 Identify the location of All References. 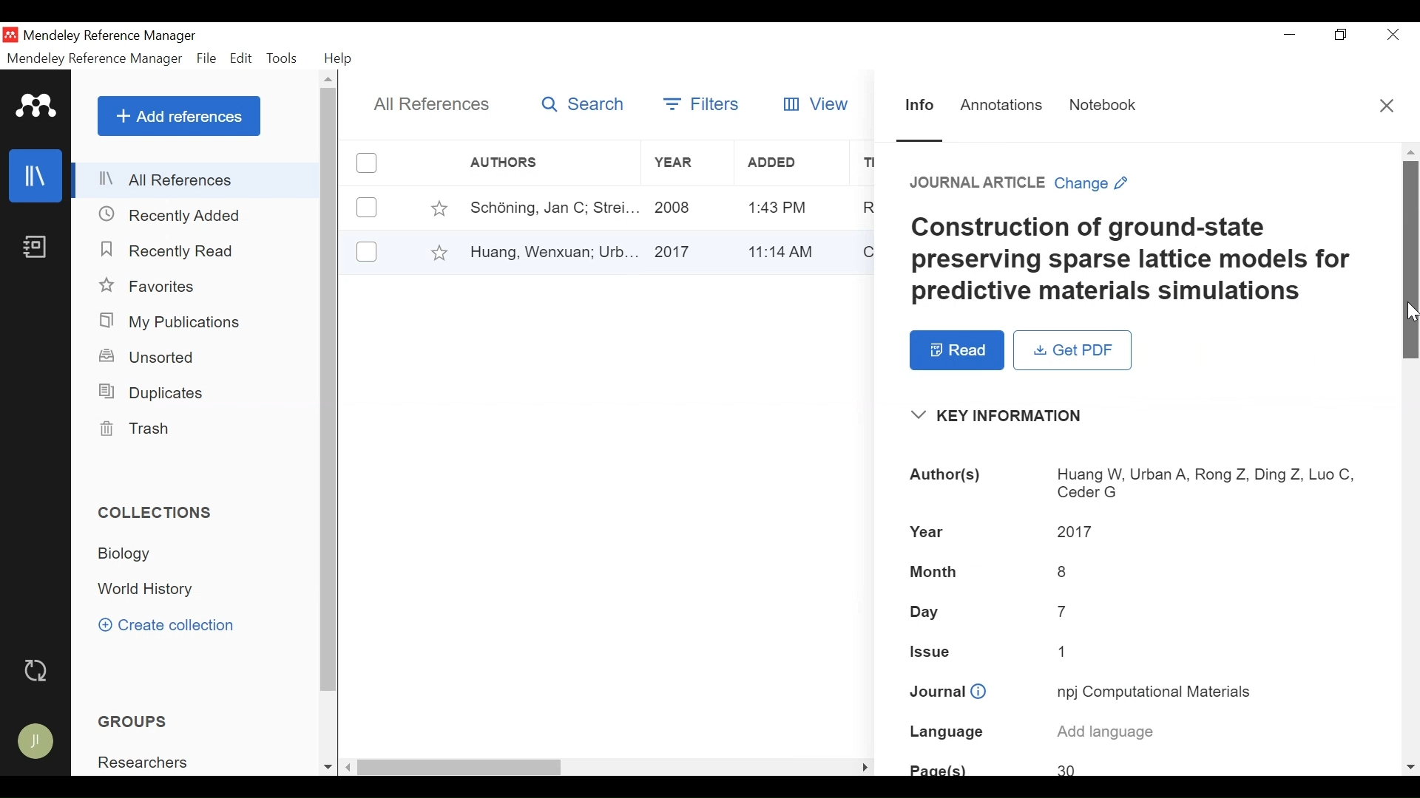
(430, 106).